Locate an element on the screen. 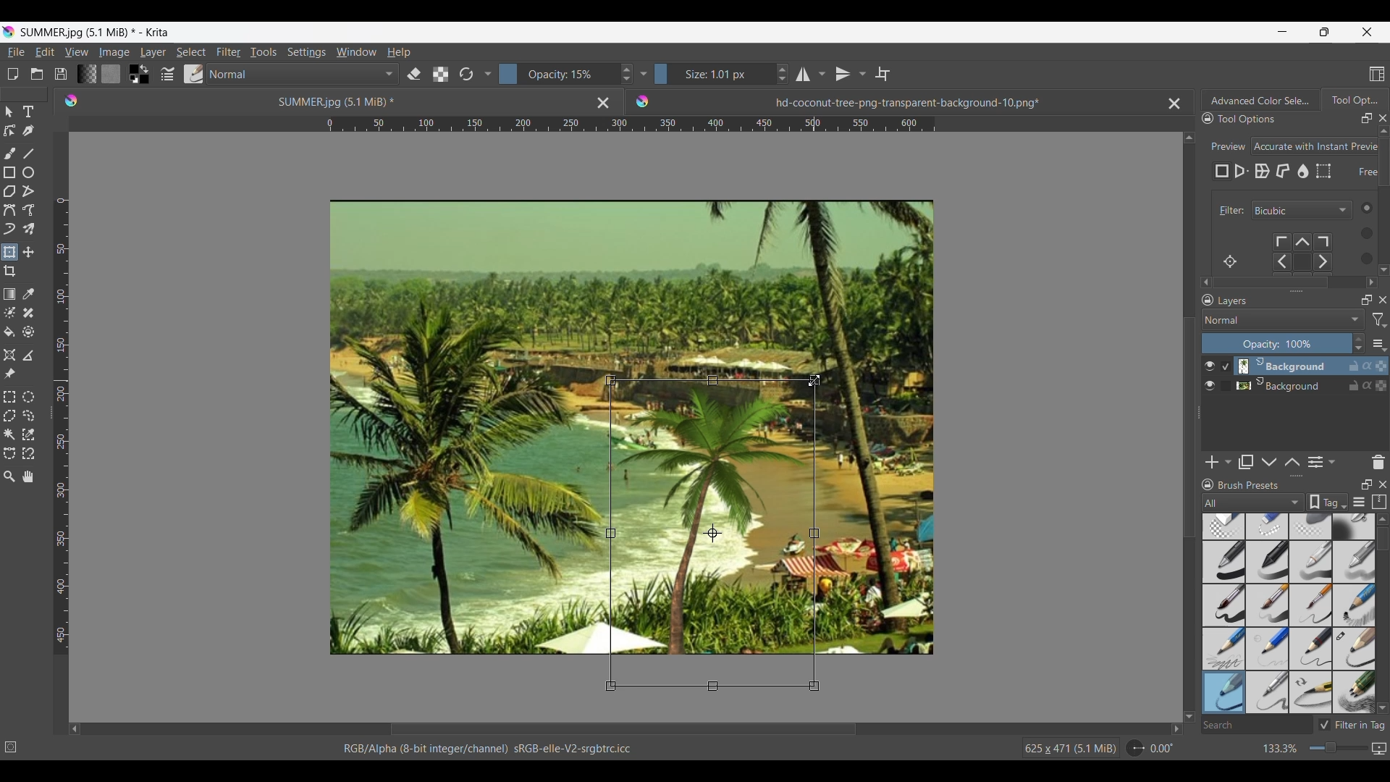 Image resolution: width=1390 pixels, height=782 pixels. Eraser soft is located at coordinates (1313, 526).